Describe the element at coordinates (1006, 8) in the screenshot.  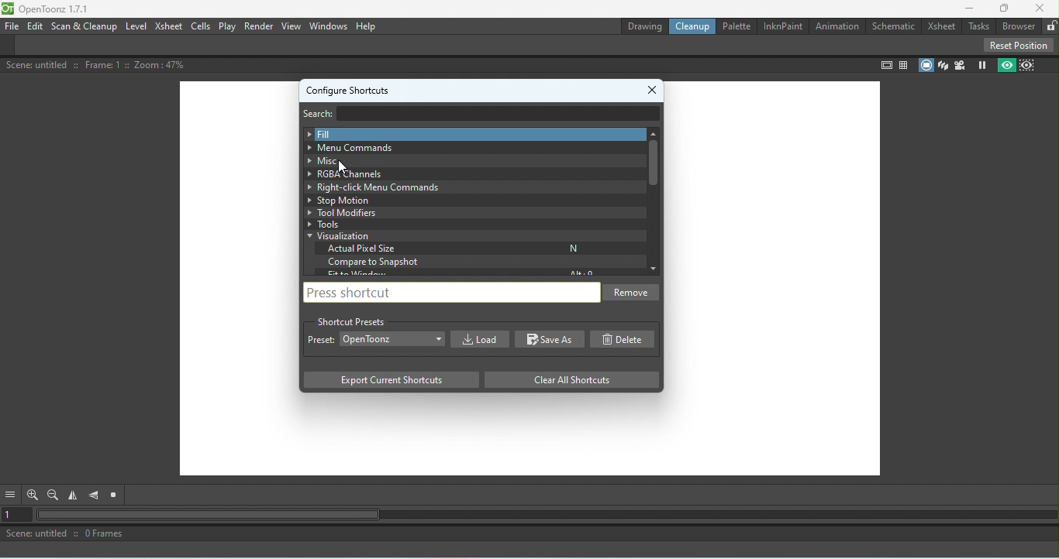
I see `Maximize` at that location.